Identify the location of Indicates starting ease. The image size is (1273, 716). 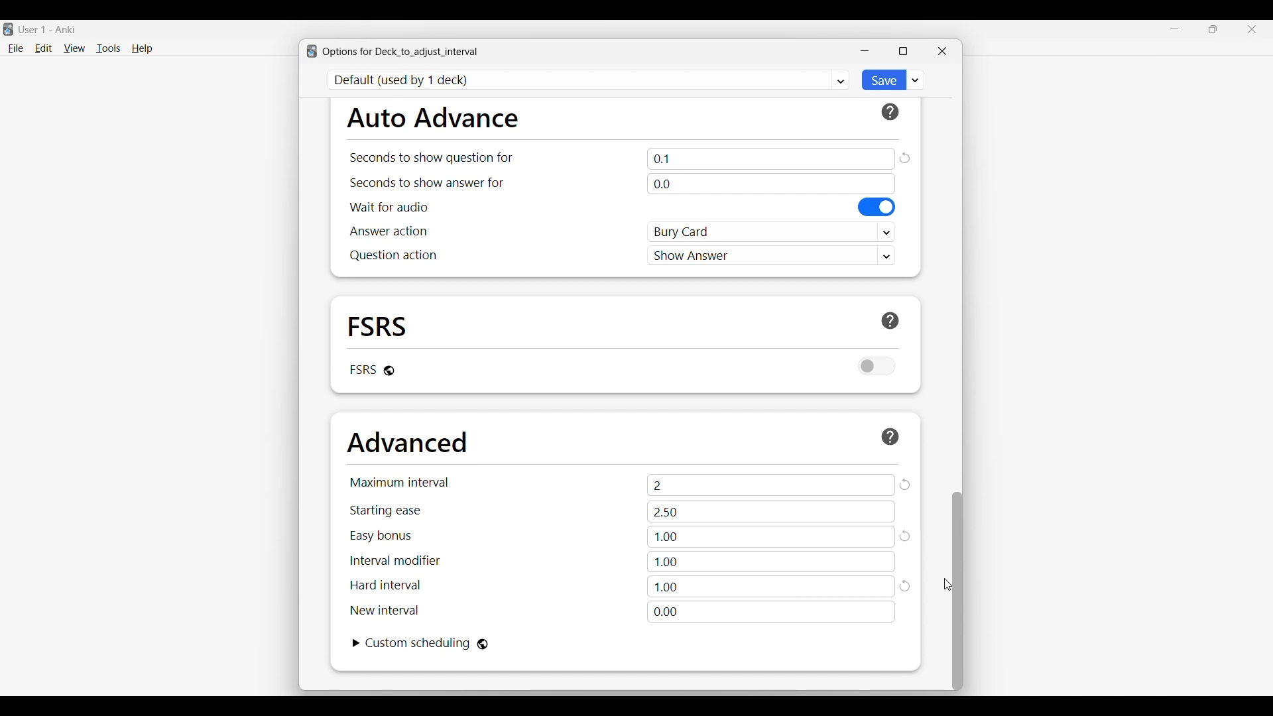
(387, 510).